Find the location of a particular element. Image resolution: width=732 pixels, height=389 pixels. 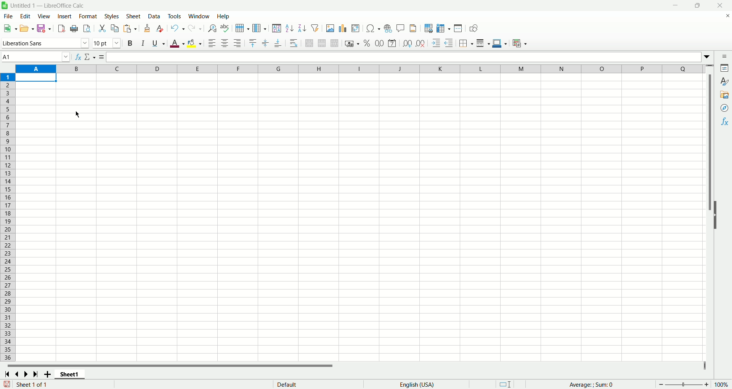

gallery is located at coordinates (723, 95).